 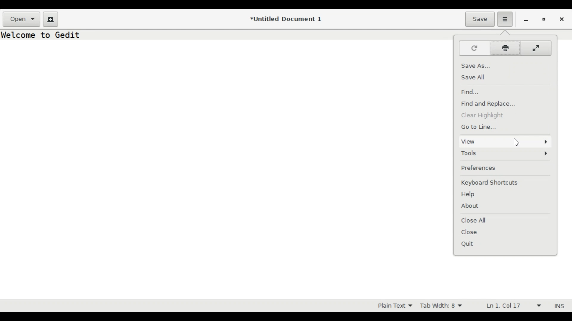 What do you see at coordinates (480, 167) in the screenshot?
I see `Preference` at bounding box center [480, 167].